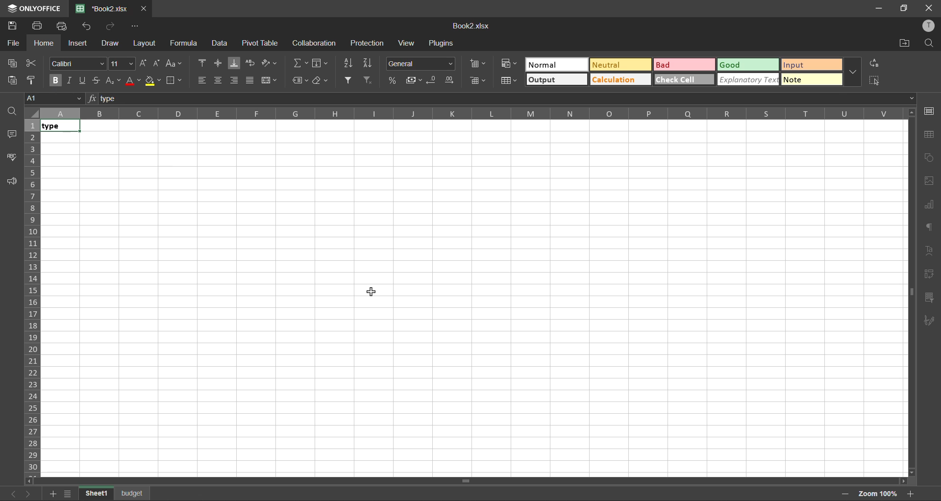 The width and height of the screenshot is (941, 501). Describe the element at coordinates (811, 66) in the screenshot. I see `input` at that location.